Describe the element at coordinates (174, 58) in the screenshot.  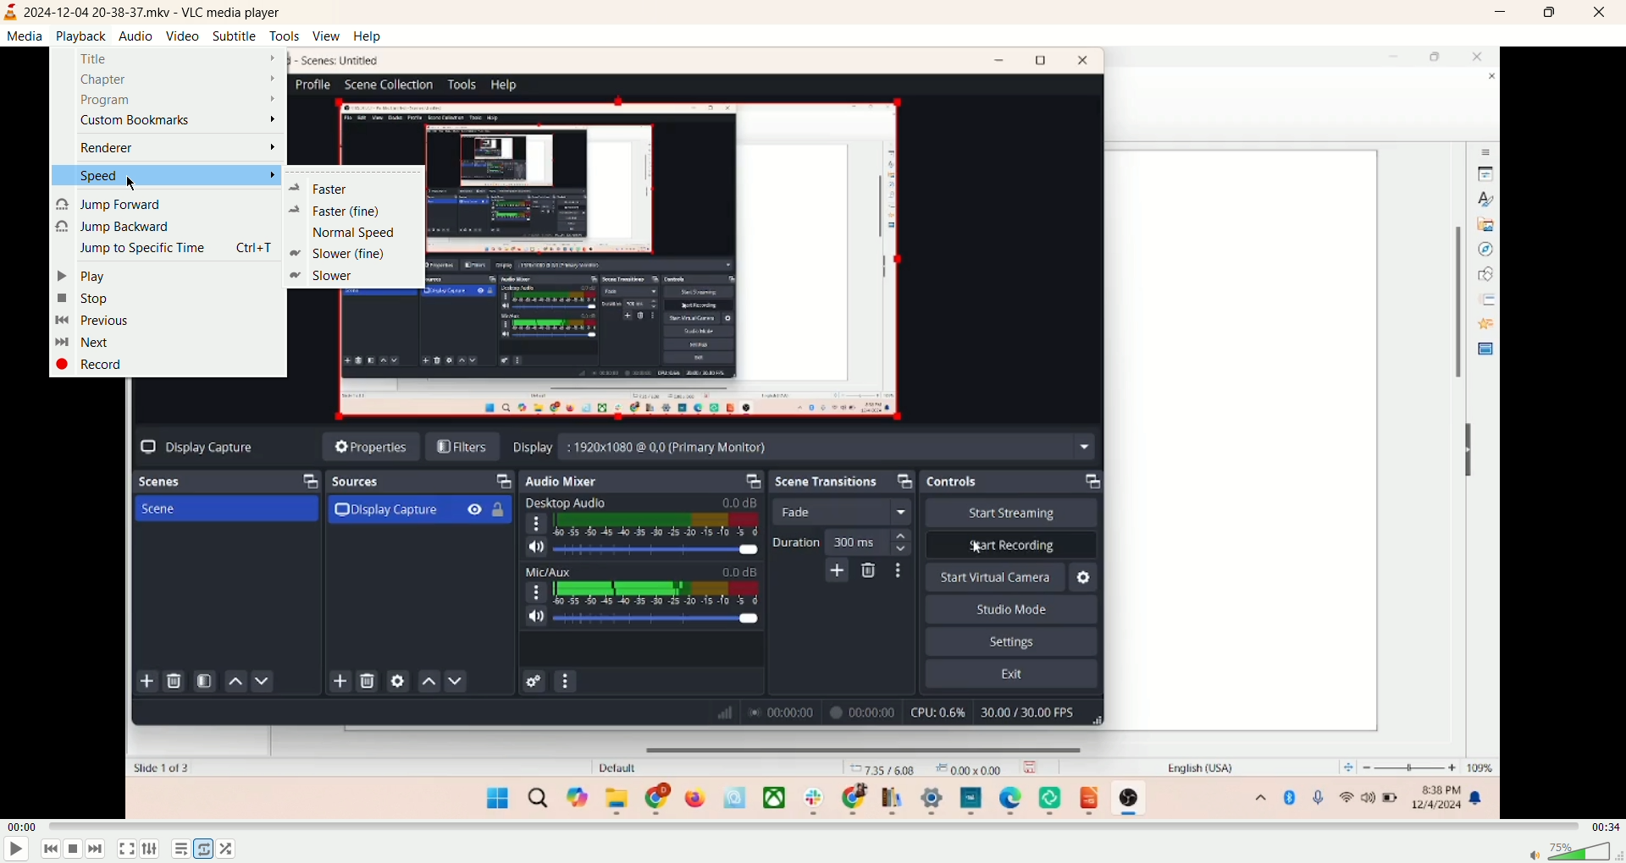
I see `title` at that location.